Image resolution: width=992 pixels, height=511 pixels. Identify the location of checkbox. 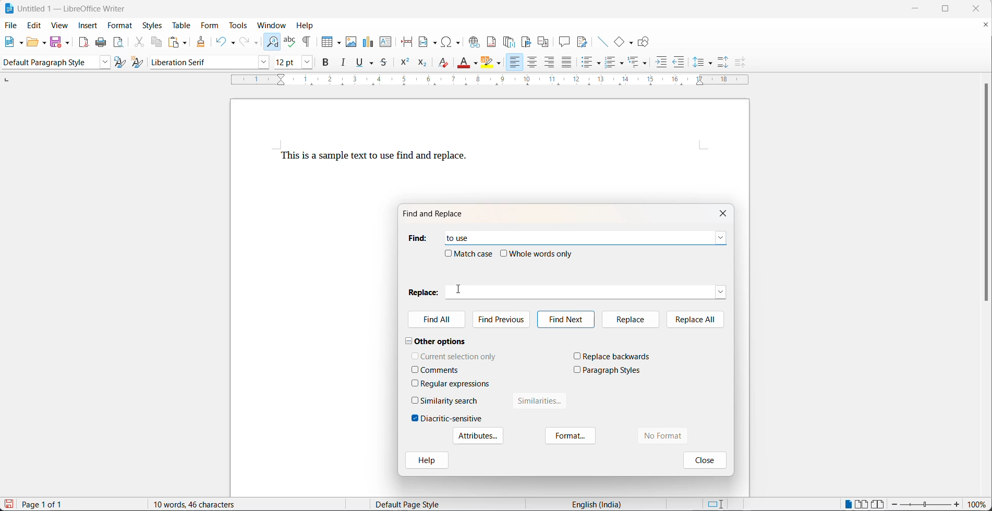
(415, 383).